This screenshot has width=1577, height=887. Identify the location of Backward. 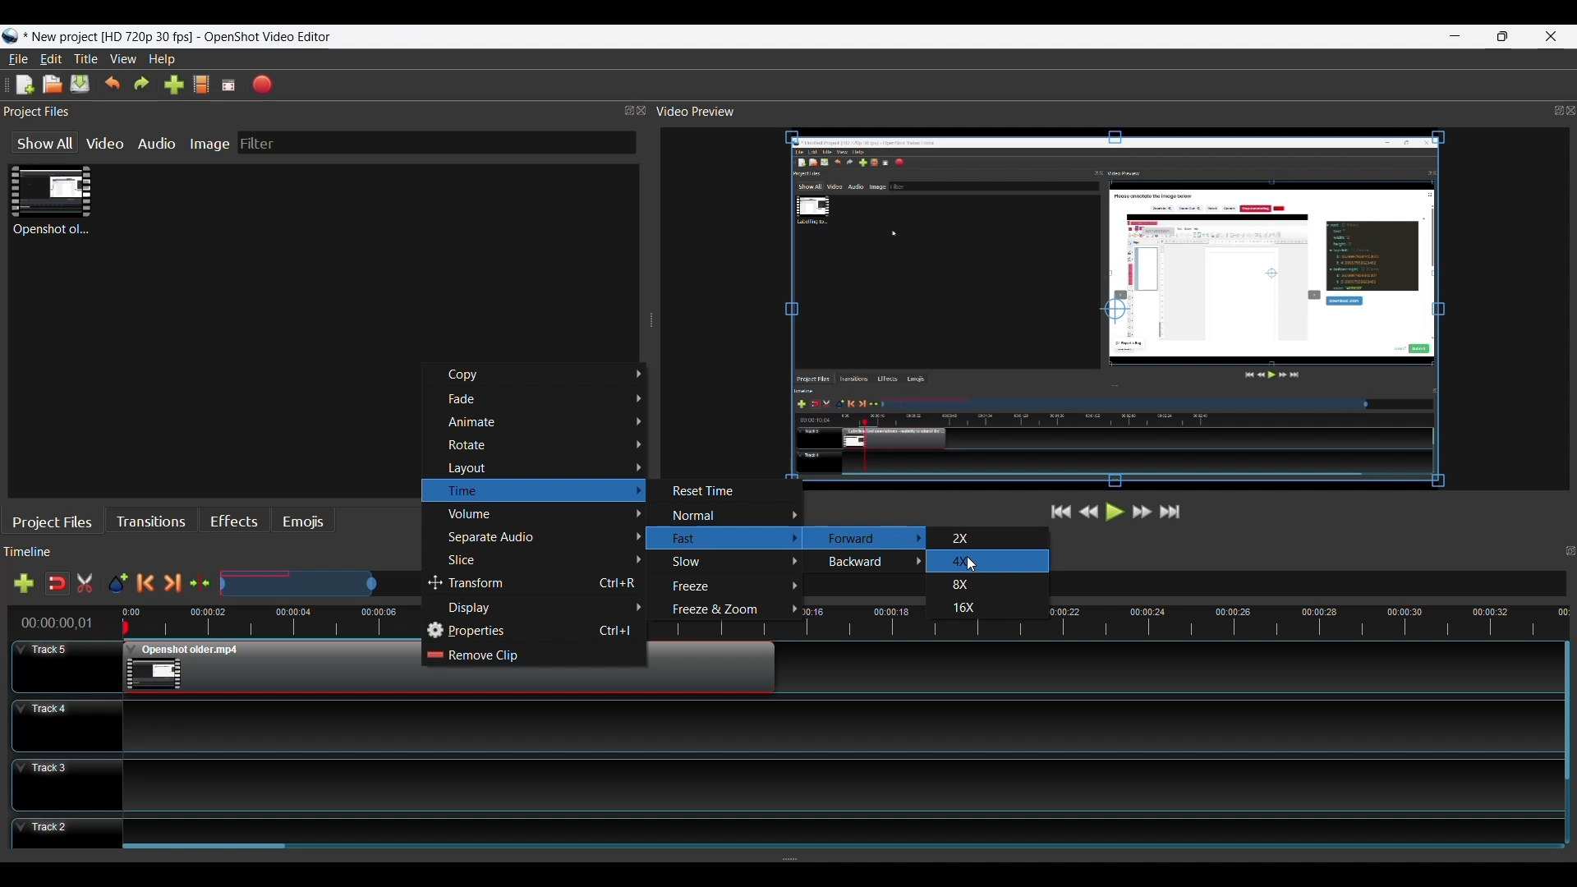
(871, 563).